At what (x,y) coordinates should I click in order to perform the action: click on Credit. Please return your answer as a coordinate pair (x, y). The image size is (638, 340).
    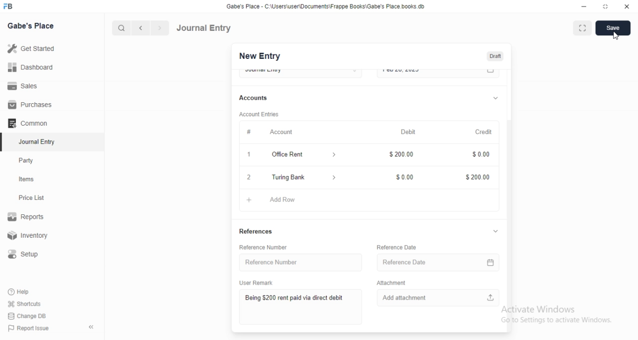
    Looking at the image, I should click on (483, 132).